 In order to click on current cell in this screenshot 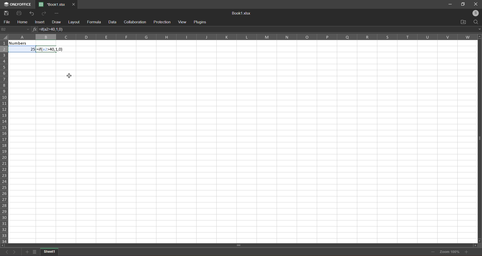, I will do `click(15, 30)`.